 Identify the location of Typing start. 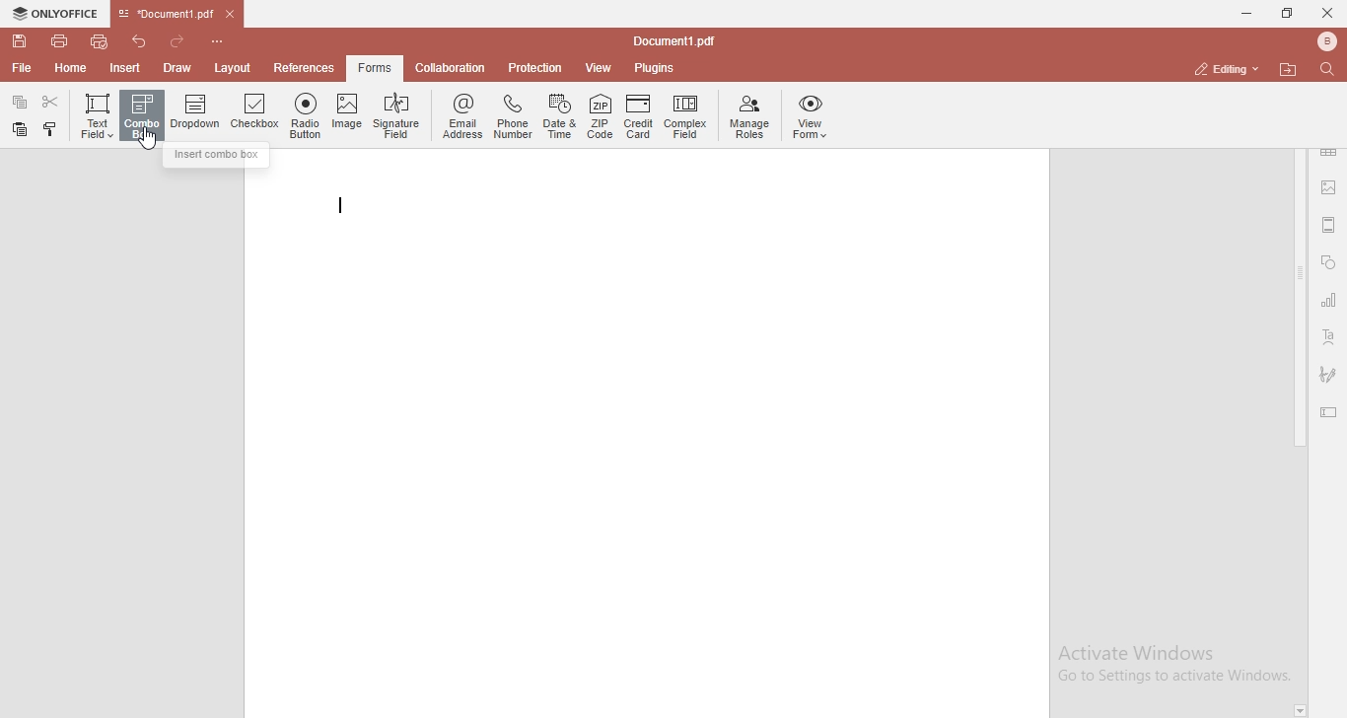
(346, 208).